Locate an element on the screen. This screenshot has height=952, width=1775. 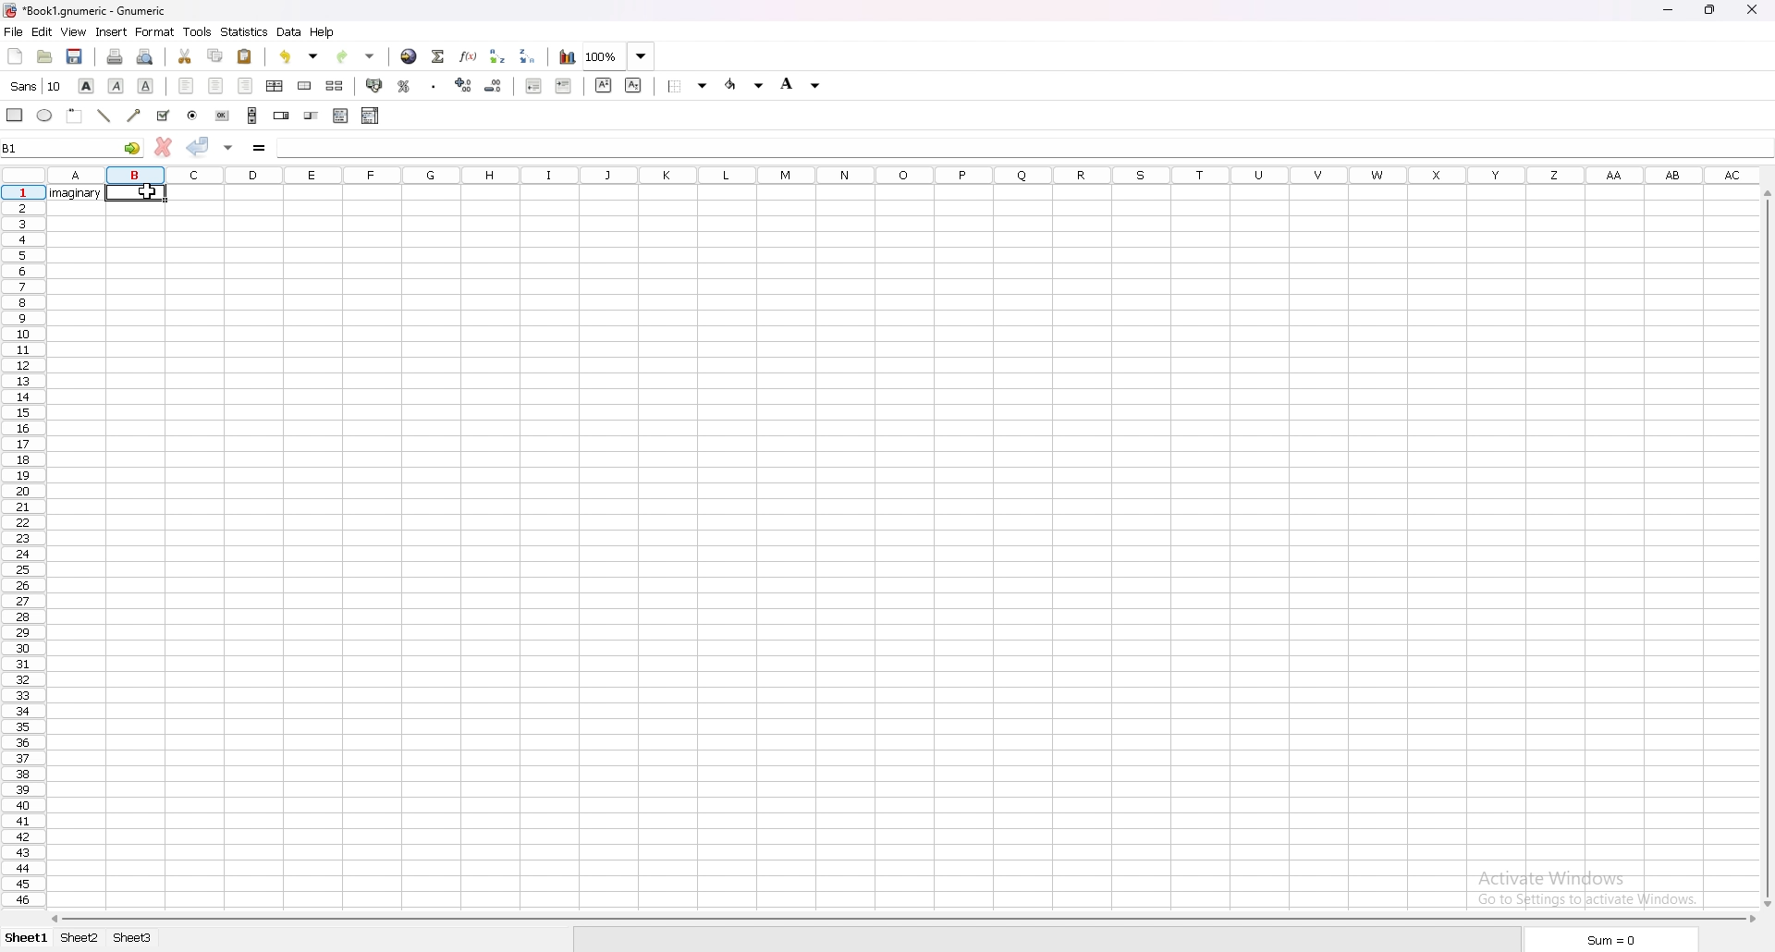
undo is located at coordinates (299, 56).